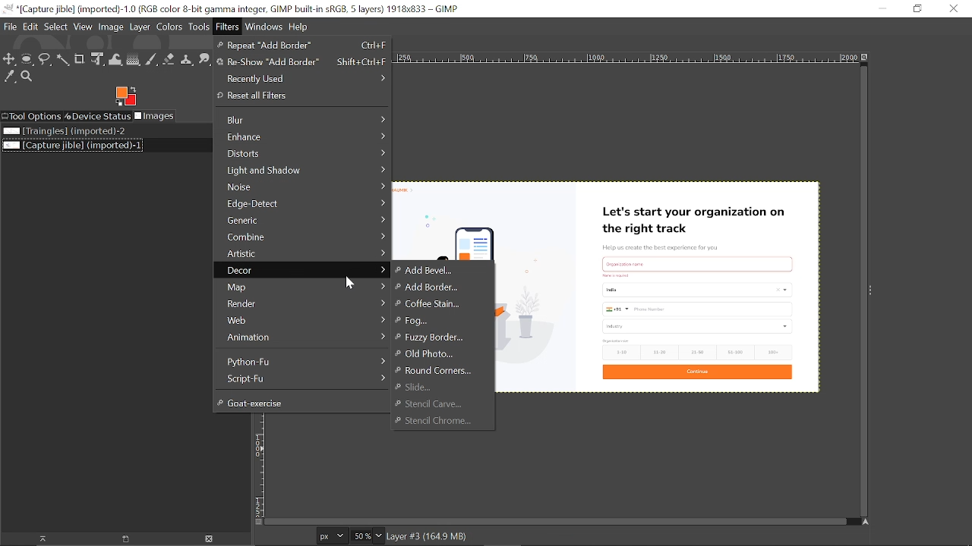 The width and height of the screenshot is (972, 546). What do you see at coordinates (32, 116) in the screenshot?
I see `Tool options` at bounding box center [32, 116].